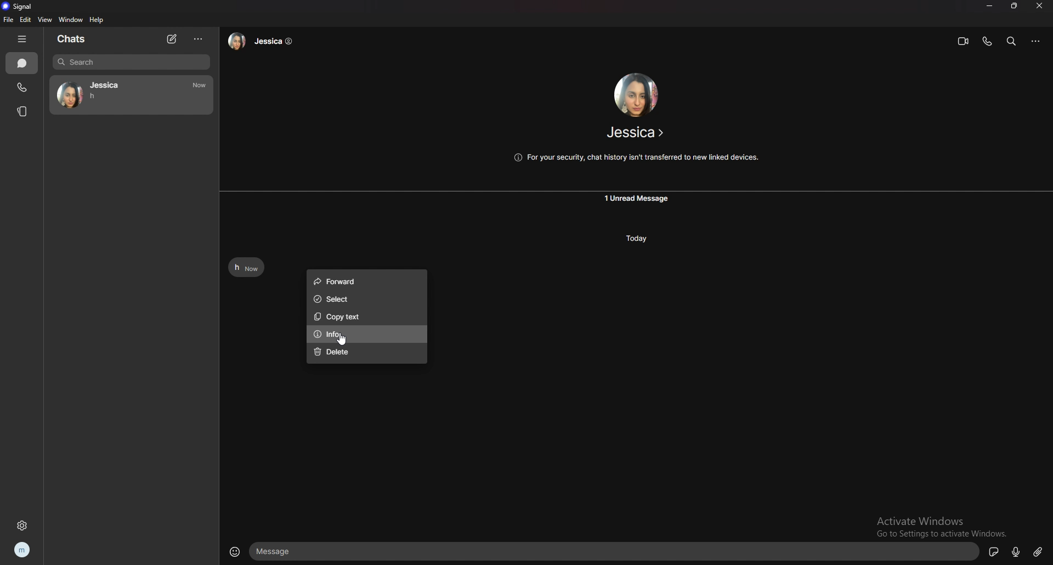  Describe the element at coordinates (129, 95) in the screenshot. I see `jessica` at that location.